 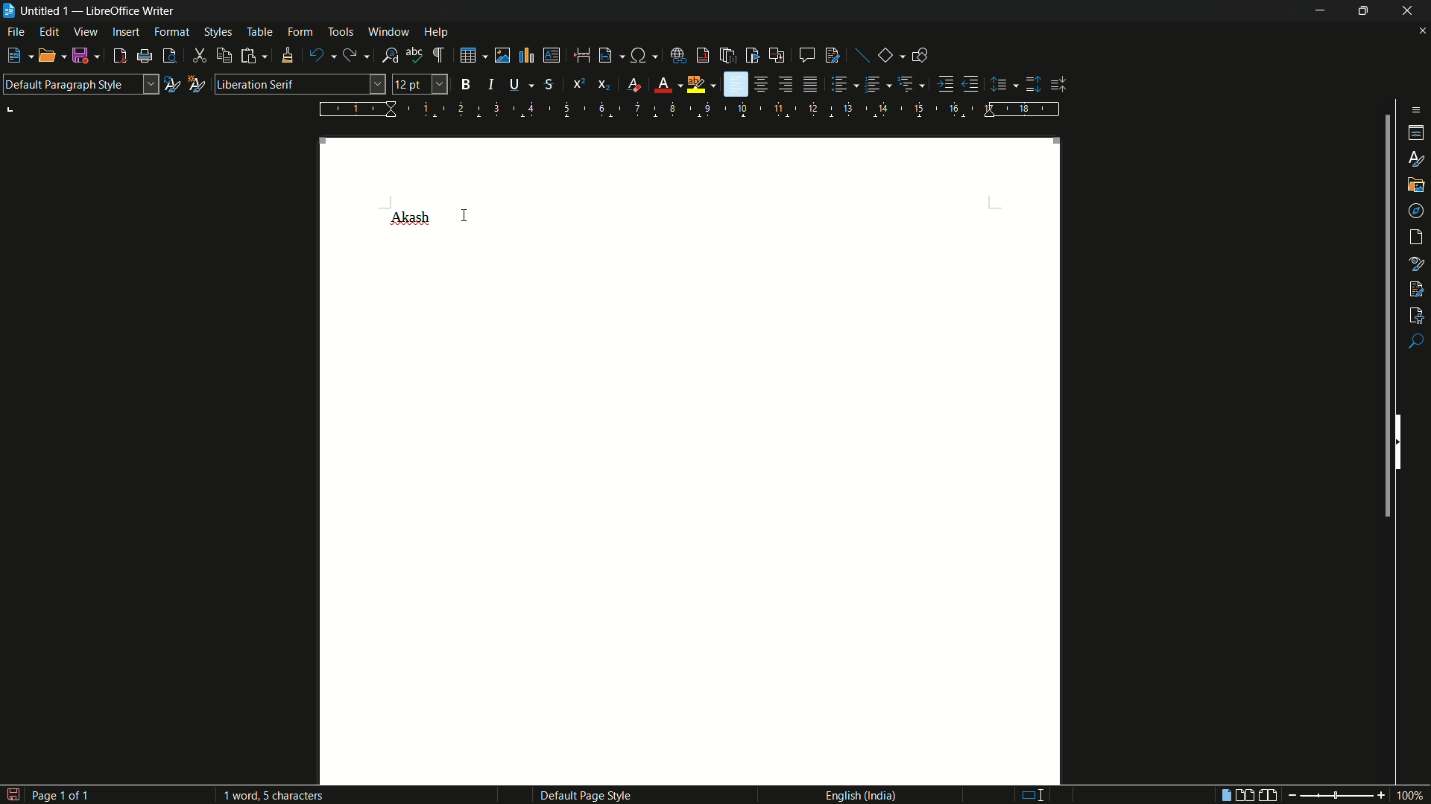 I want to click on decrease paragraph spacing, so click(x=1060, y=85).